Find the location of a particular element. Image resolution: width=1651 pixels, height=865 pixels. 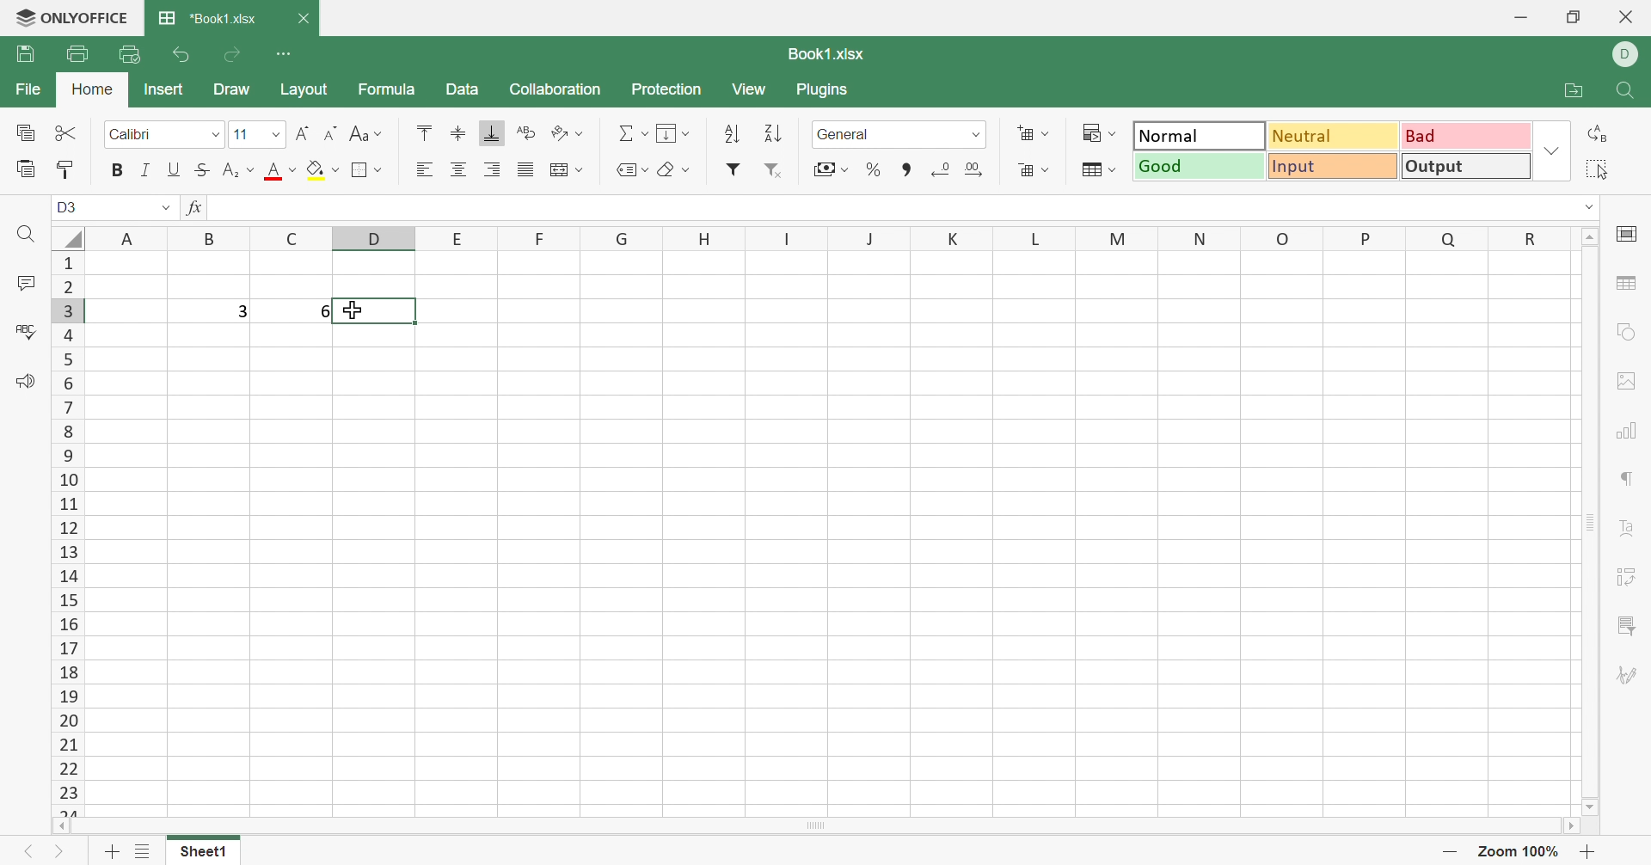

Print file is located at coordinates (80, 52).